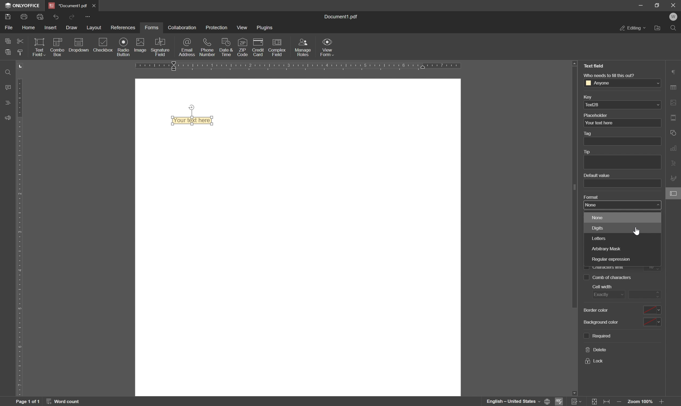 Image resolution: width=681 pixels, height=406 pixels. What do you see at coordinates (574, 63) in the screenshot?
I see `scroll up` at bounding box center [574, 63].